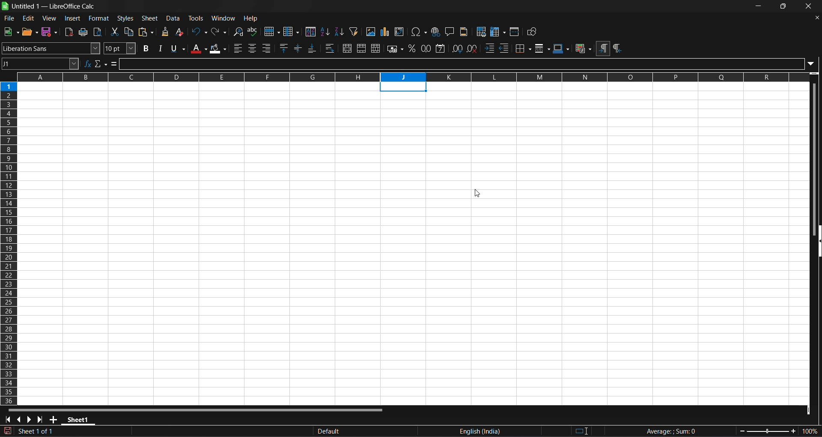  What do you see at coordinates (332, 48) in the screenshot?
I see `wrap text` at bounding box center [332, 48].